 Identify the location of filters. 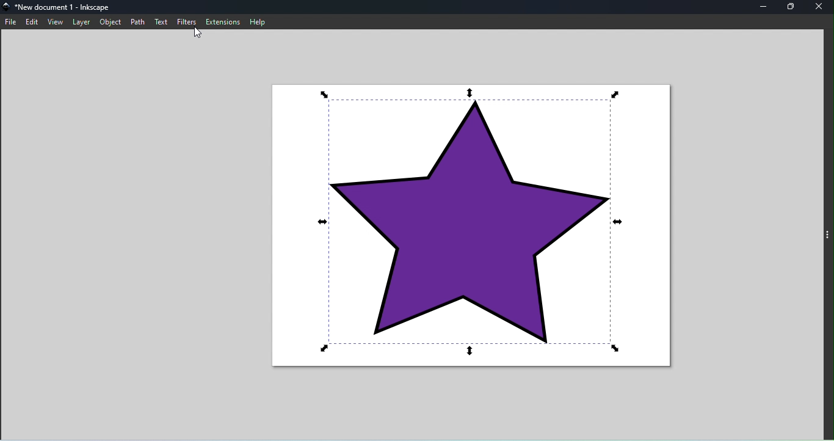
(189, 22).